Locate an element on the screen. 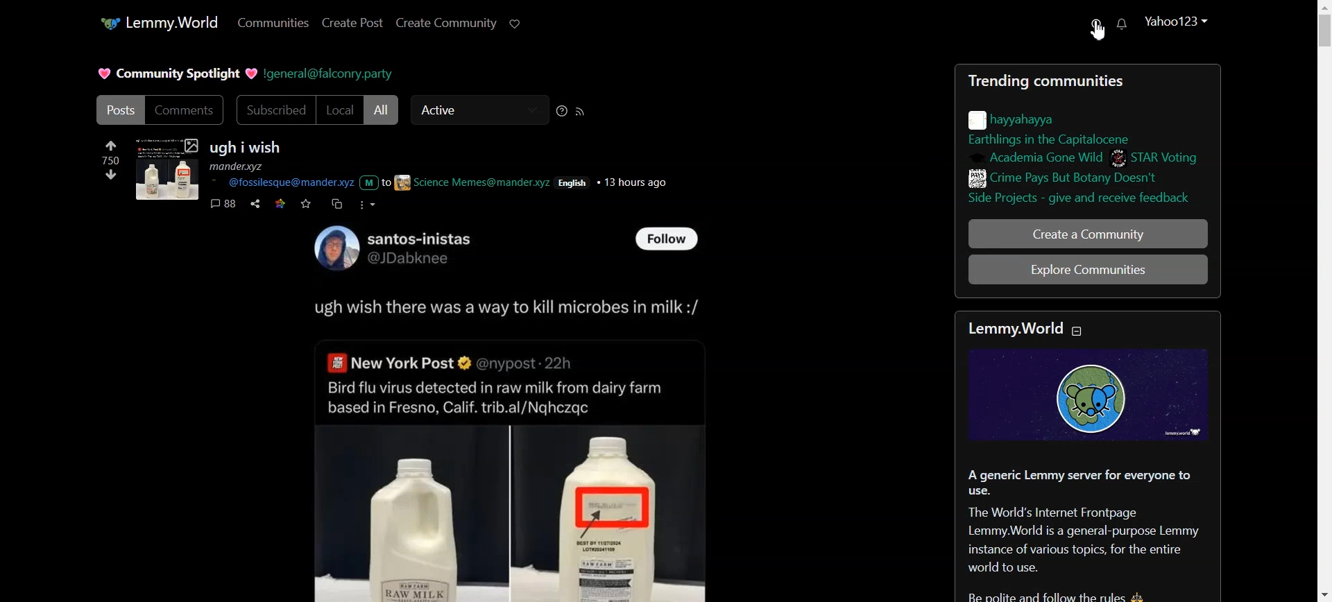  Account is located at coordinates (1177, 21).